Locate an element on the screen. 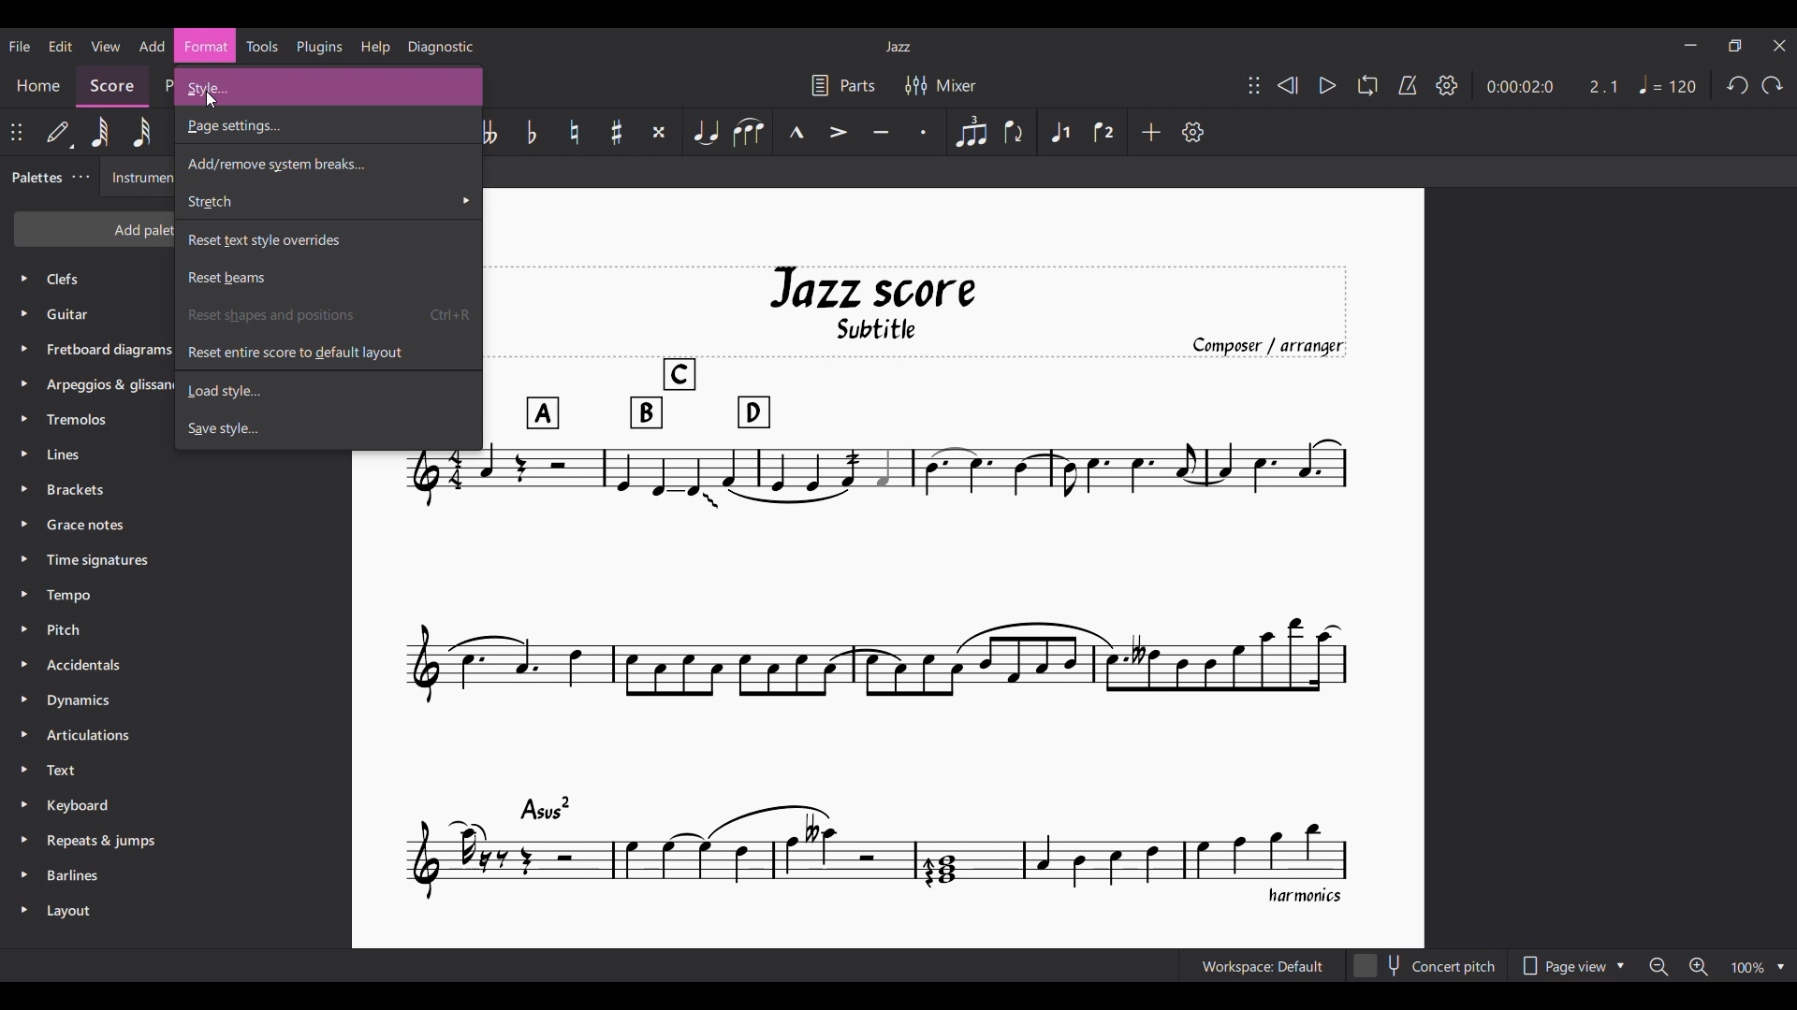 This screenshot has width=1797, height=1010. Palette options is located at coordinates (70, 280).